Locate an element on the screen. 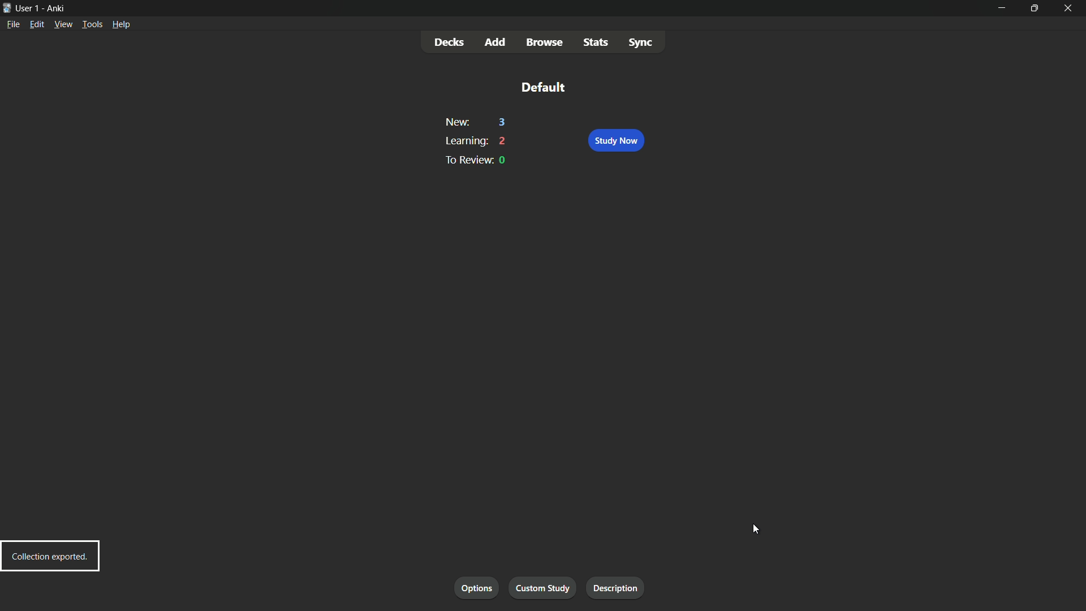 This screenshot has height=611, width=1086. app icon is located at coordinates (7, 8).